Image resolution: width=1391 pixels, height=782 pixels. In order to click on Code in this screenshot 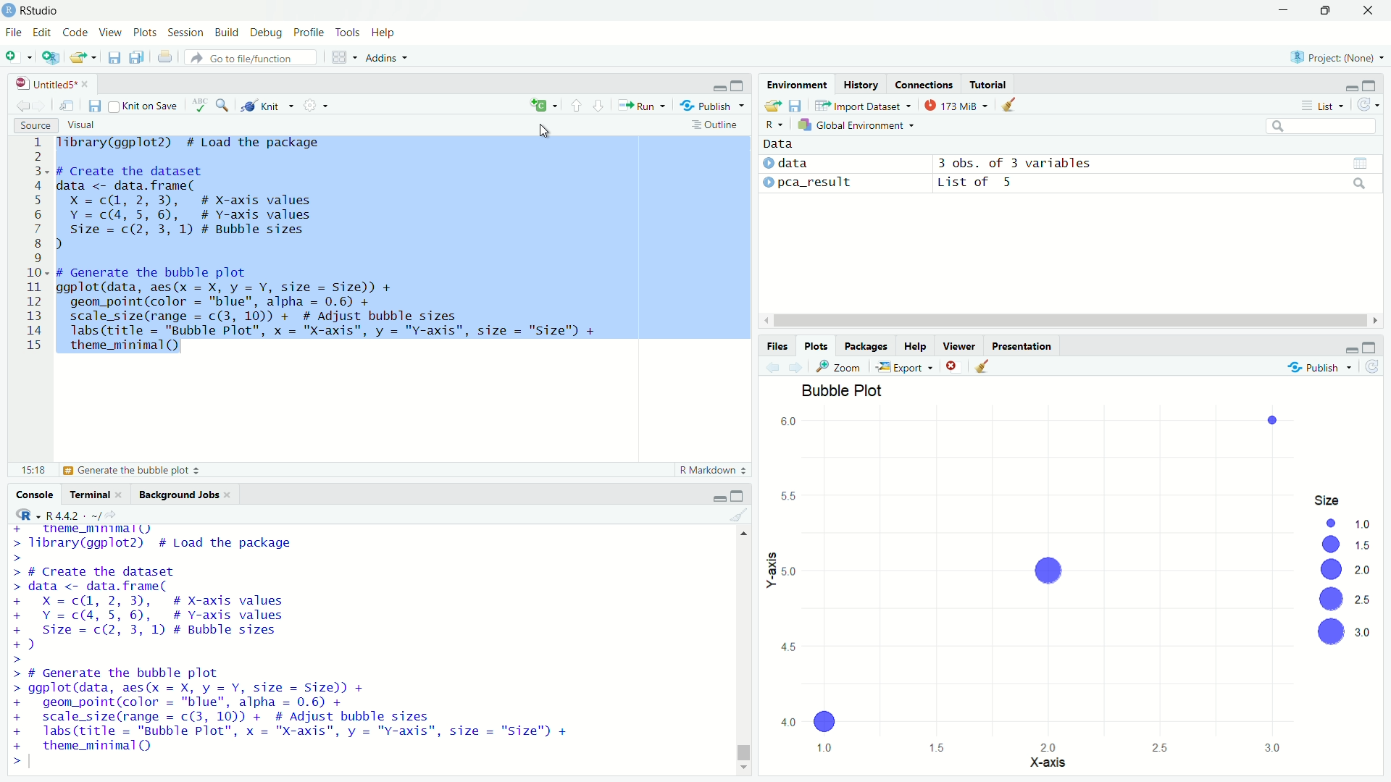, I will do `click(78, 33)`.